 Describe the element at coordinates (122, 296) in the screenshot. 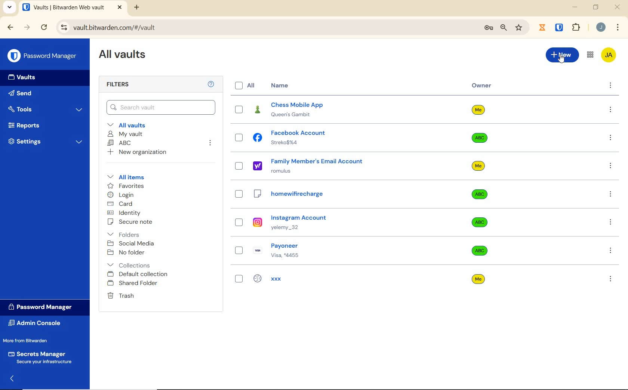

I see `Trash` at that location.